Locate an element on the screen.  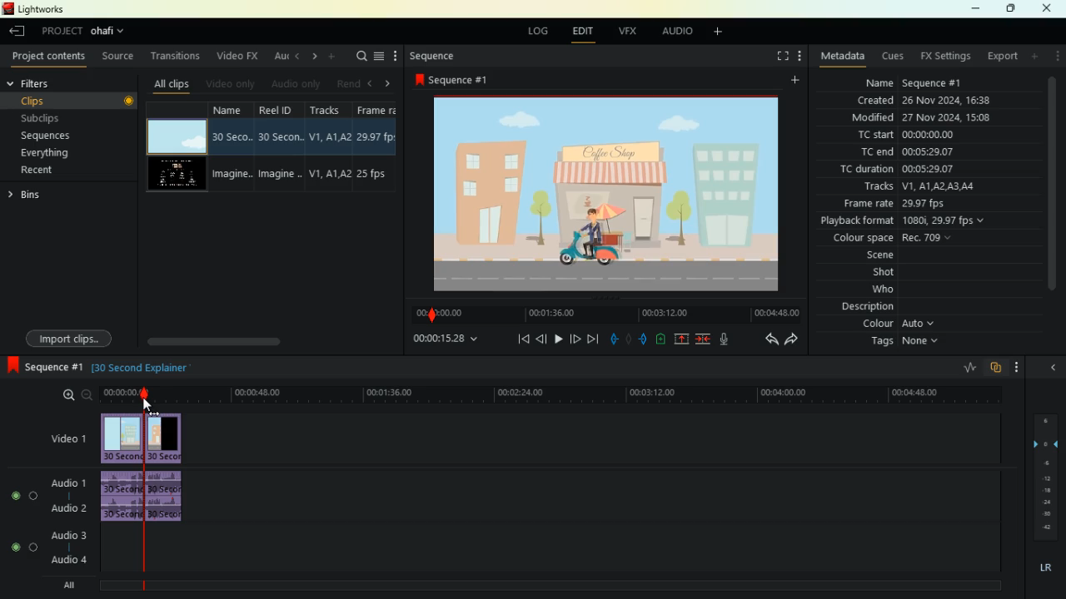
tc end is located at coordinates (875, 152).